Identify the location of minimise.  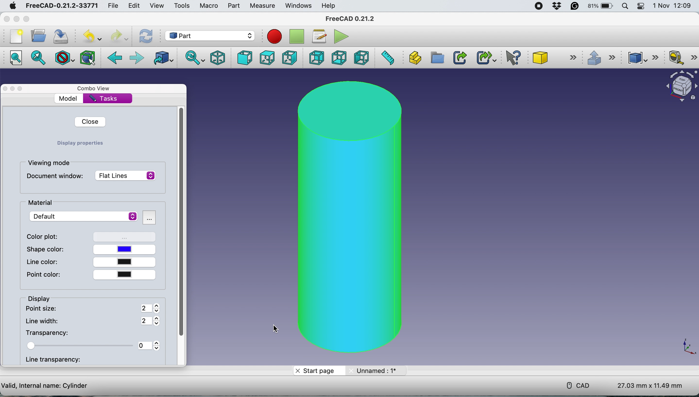
(13, 90).